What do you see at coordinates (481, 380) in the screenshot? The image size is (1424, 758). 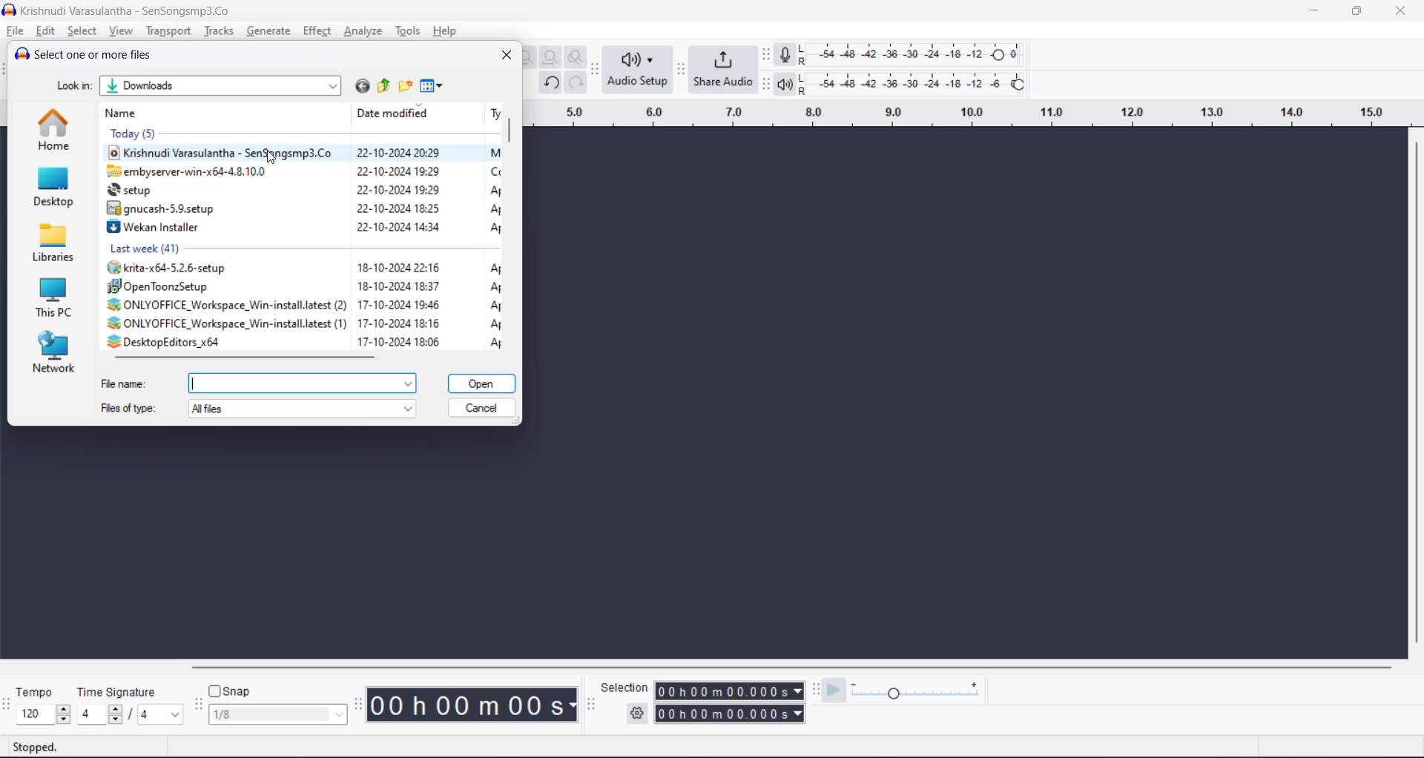 I see `open` at bounding box center [481, 380].